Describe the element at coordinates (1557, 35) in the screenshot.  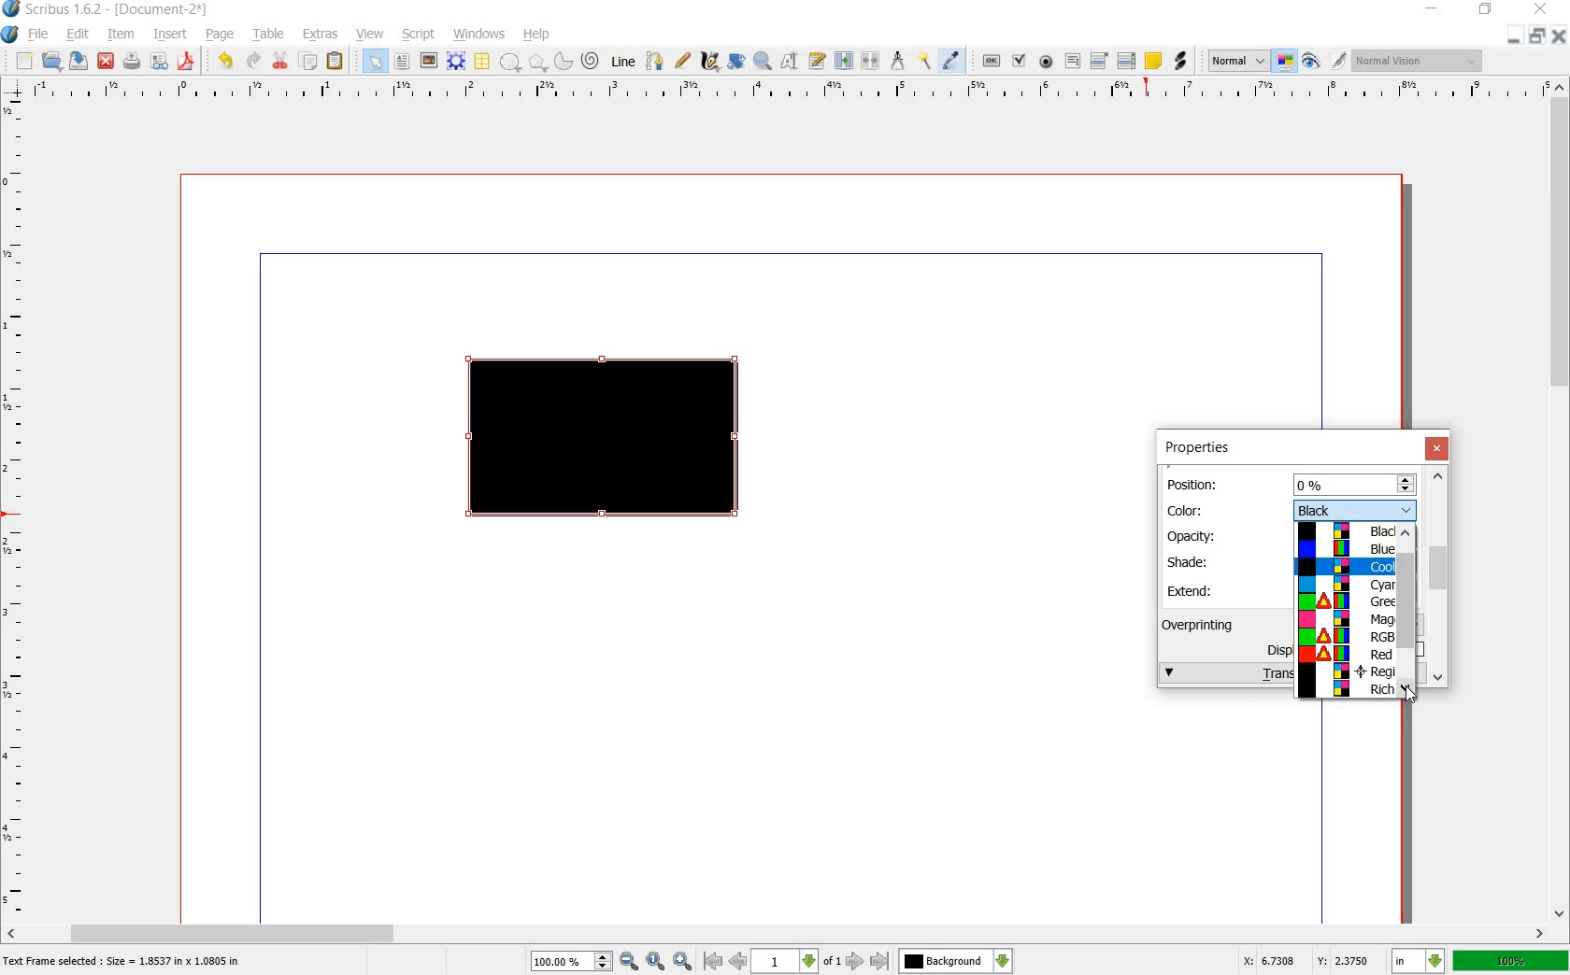
I see `close` at that location.